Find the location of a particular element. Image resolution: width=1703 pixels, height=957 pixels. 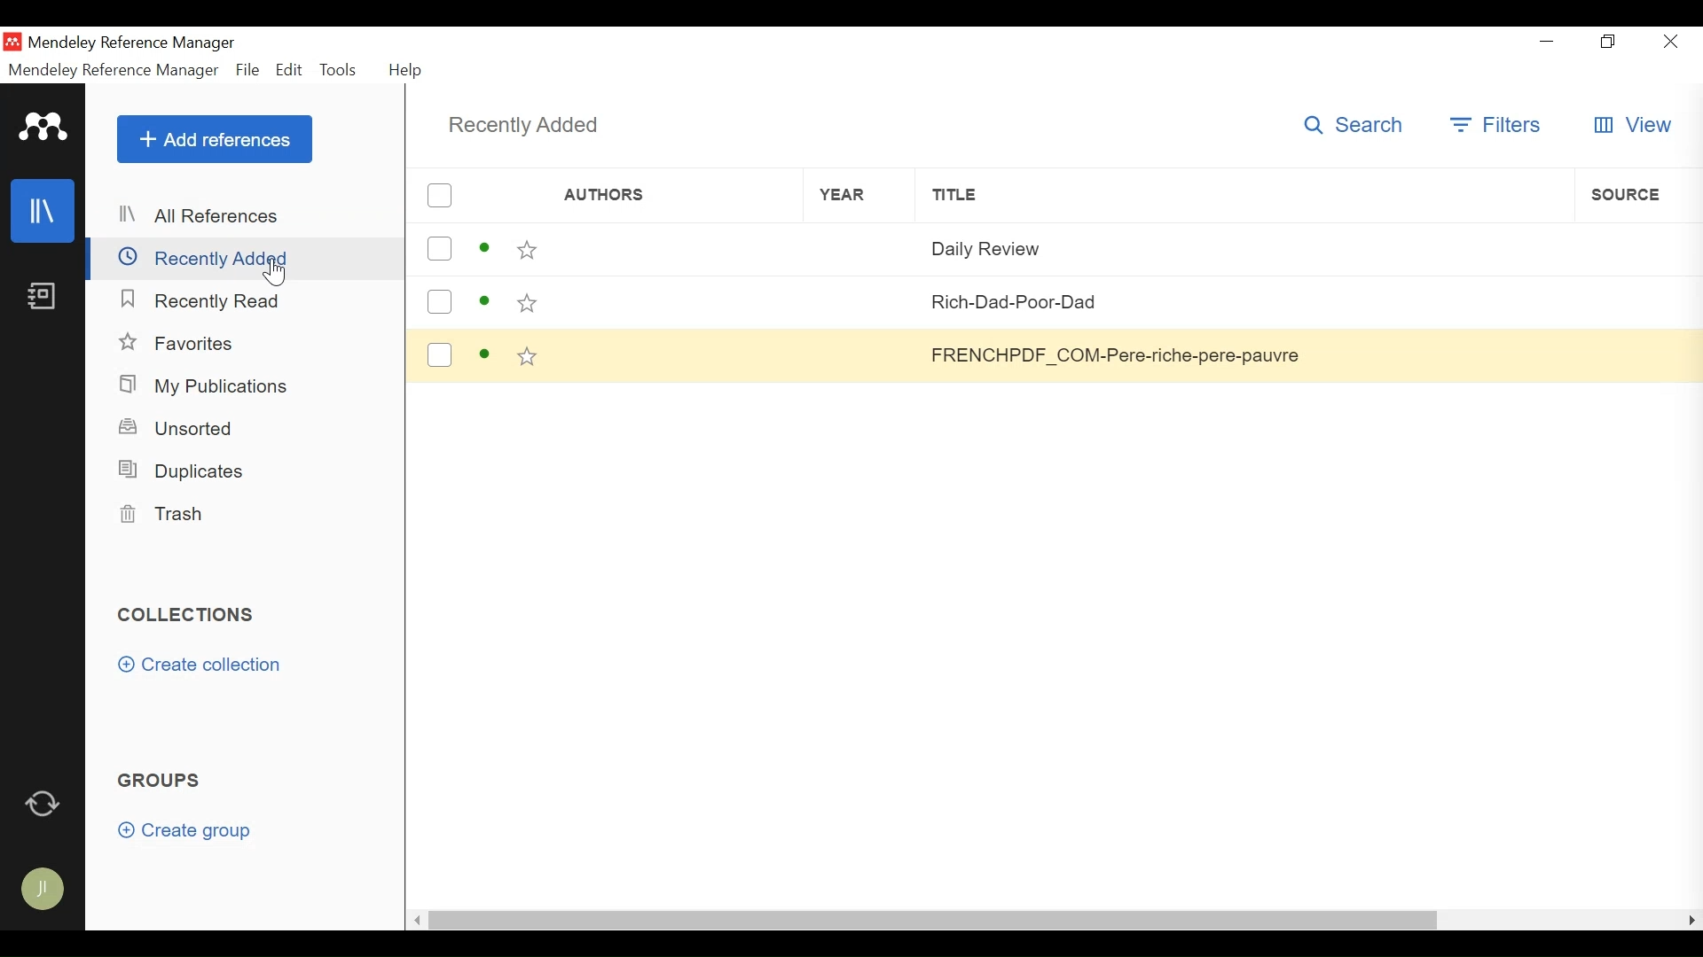

Title is located at coordinates (1248, 194).